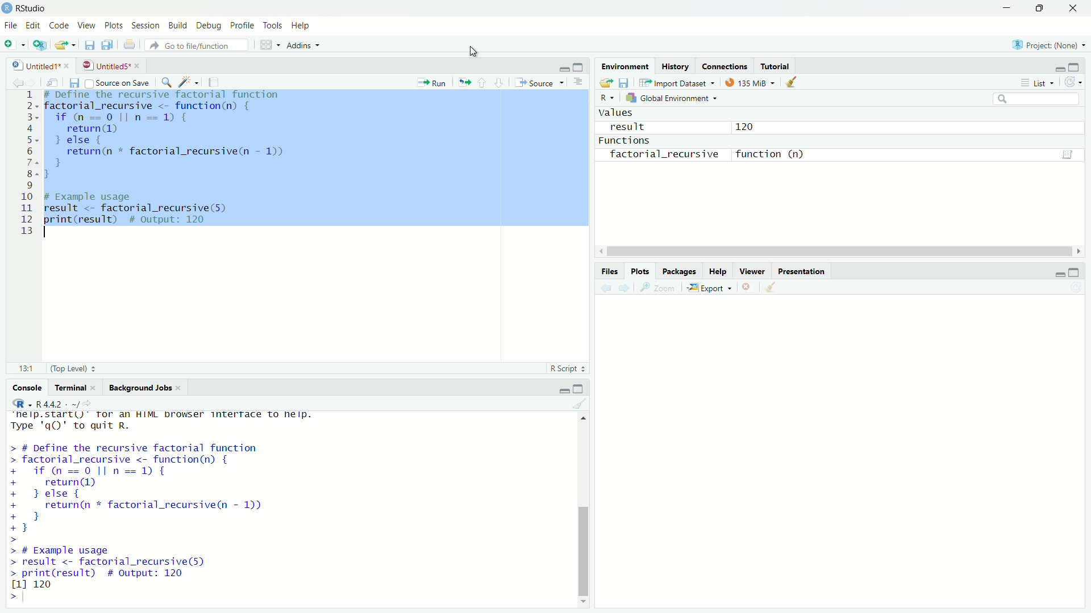 This screenshot has height=613, width=1091. Describe the element at coordinates (9, 27) in the screenshot. I see `File` at that location.